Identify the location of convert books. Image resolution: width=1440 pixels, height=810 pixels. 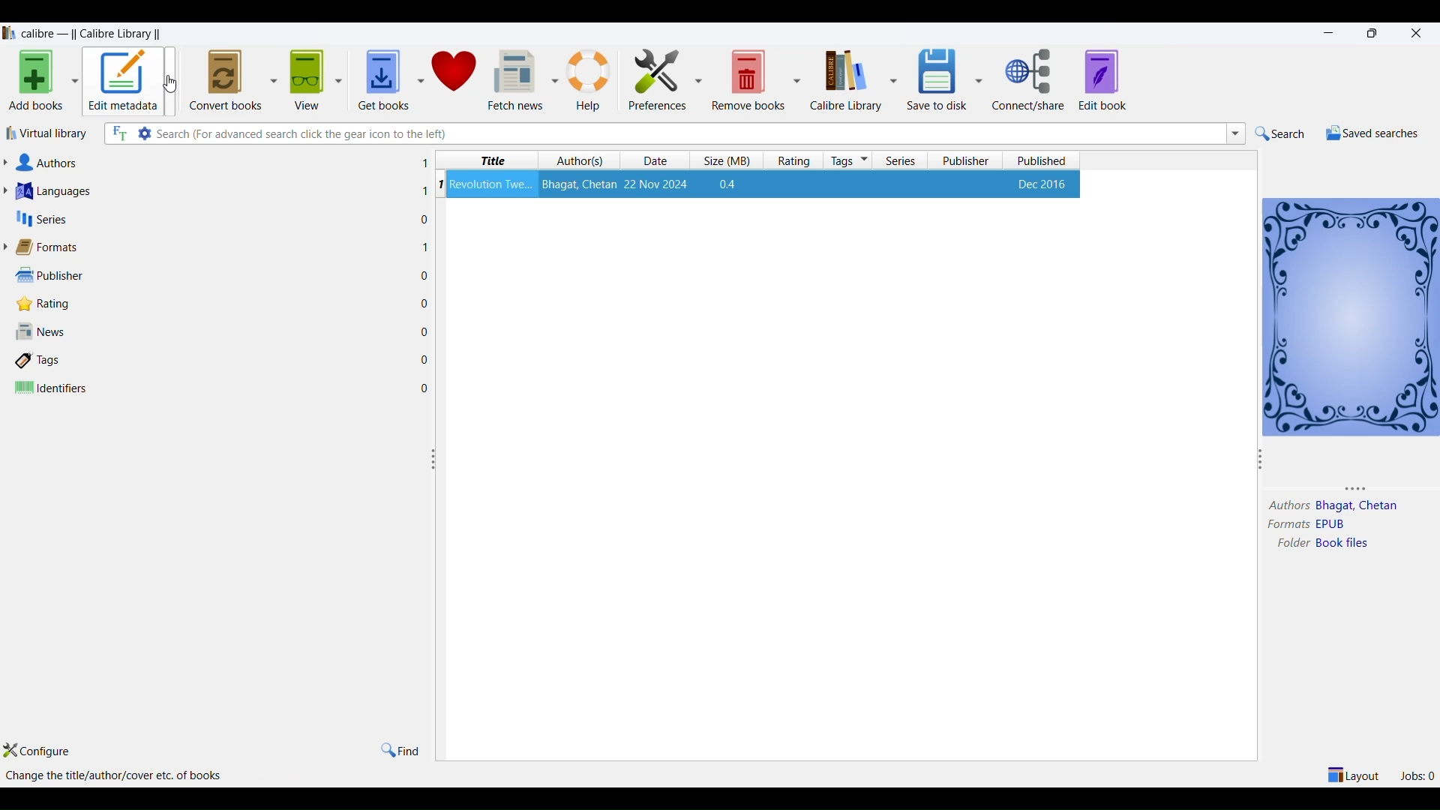
(224, 77).